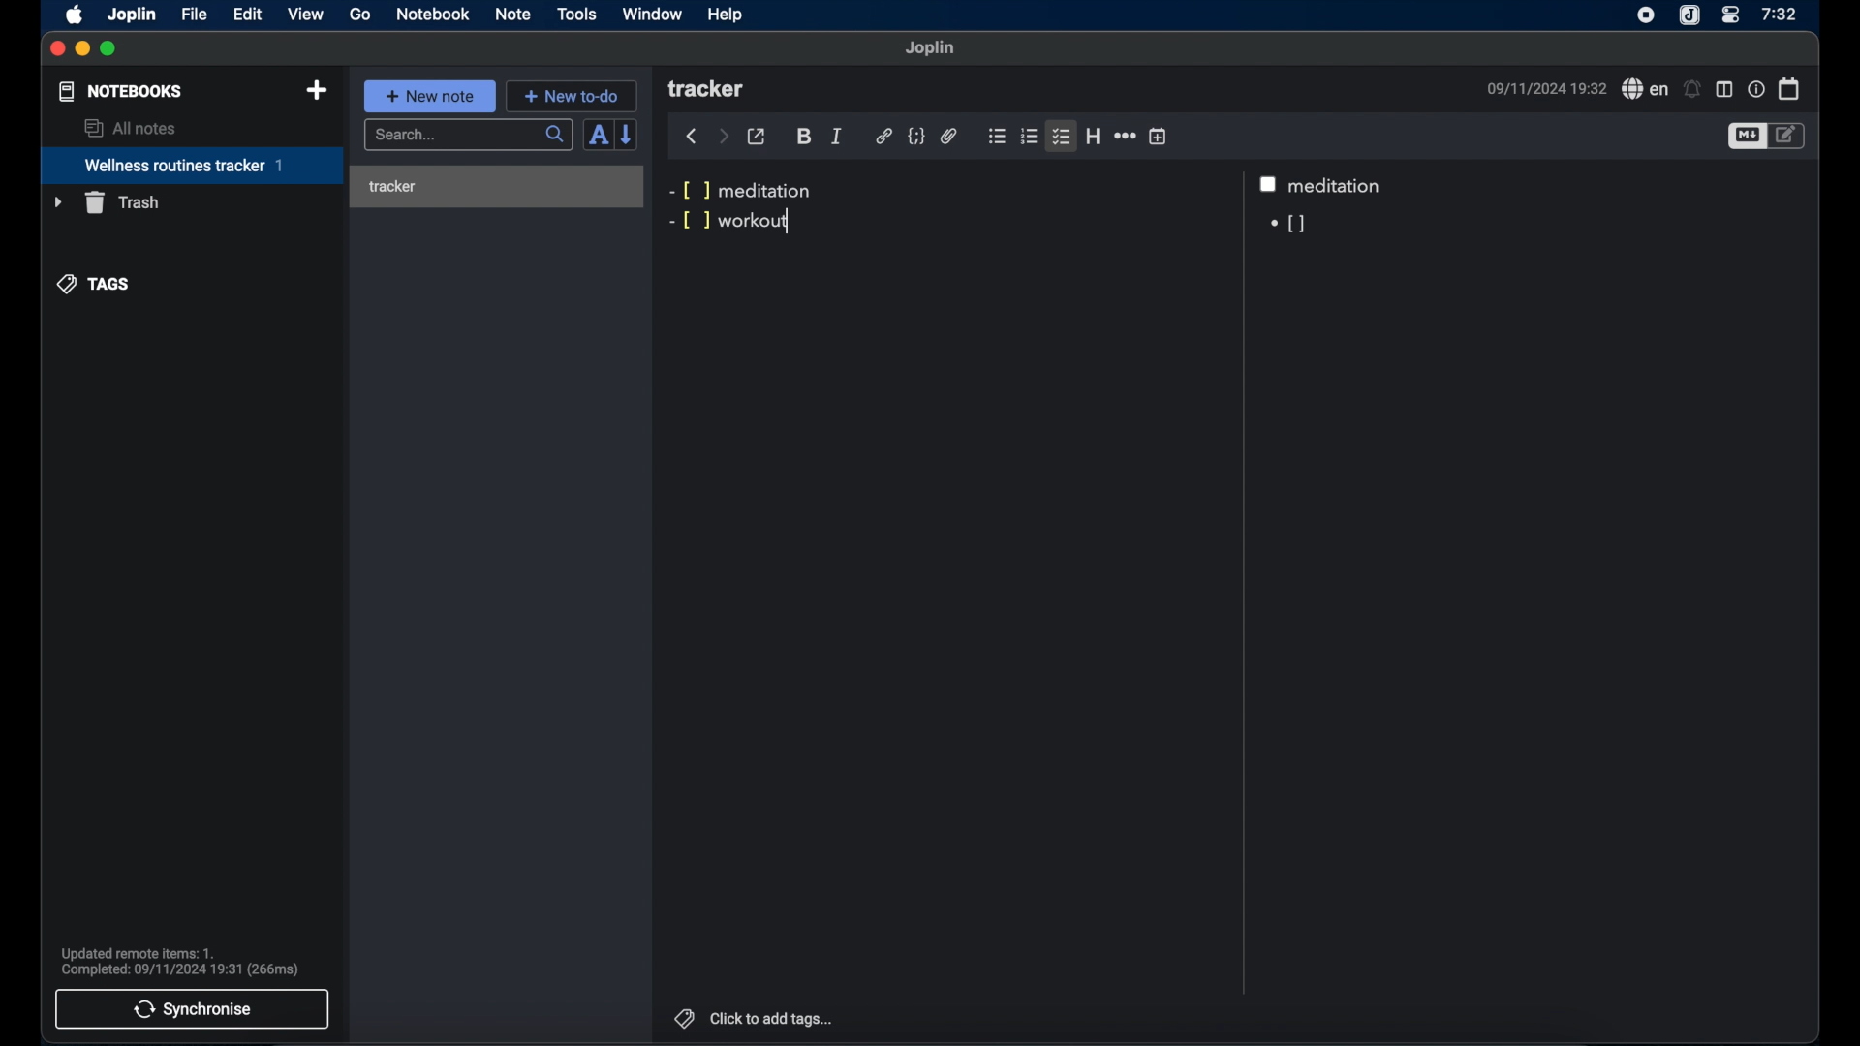  I want to click on screen recorder, so click(1646, 15).